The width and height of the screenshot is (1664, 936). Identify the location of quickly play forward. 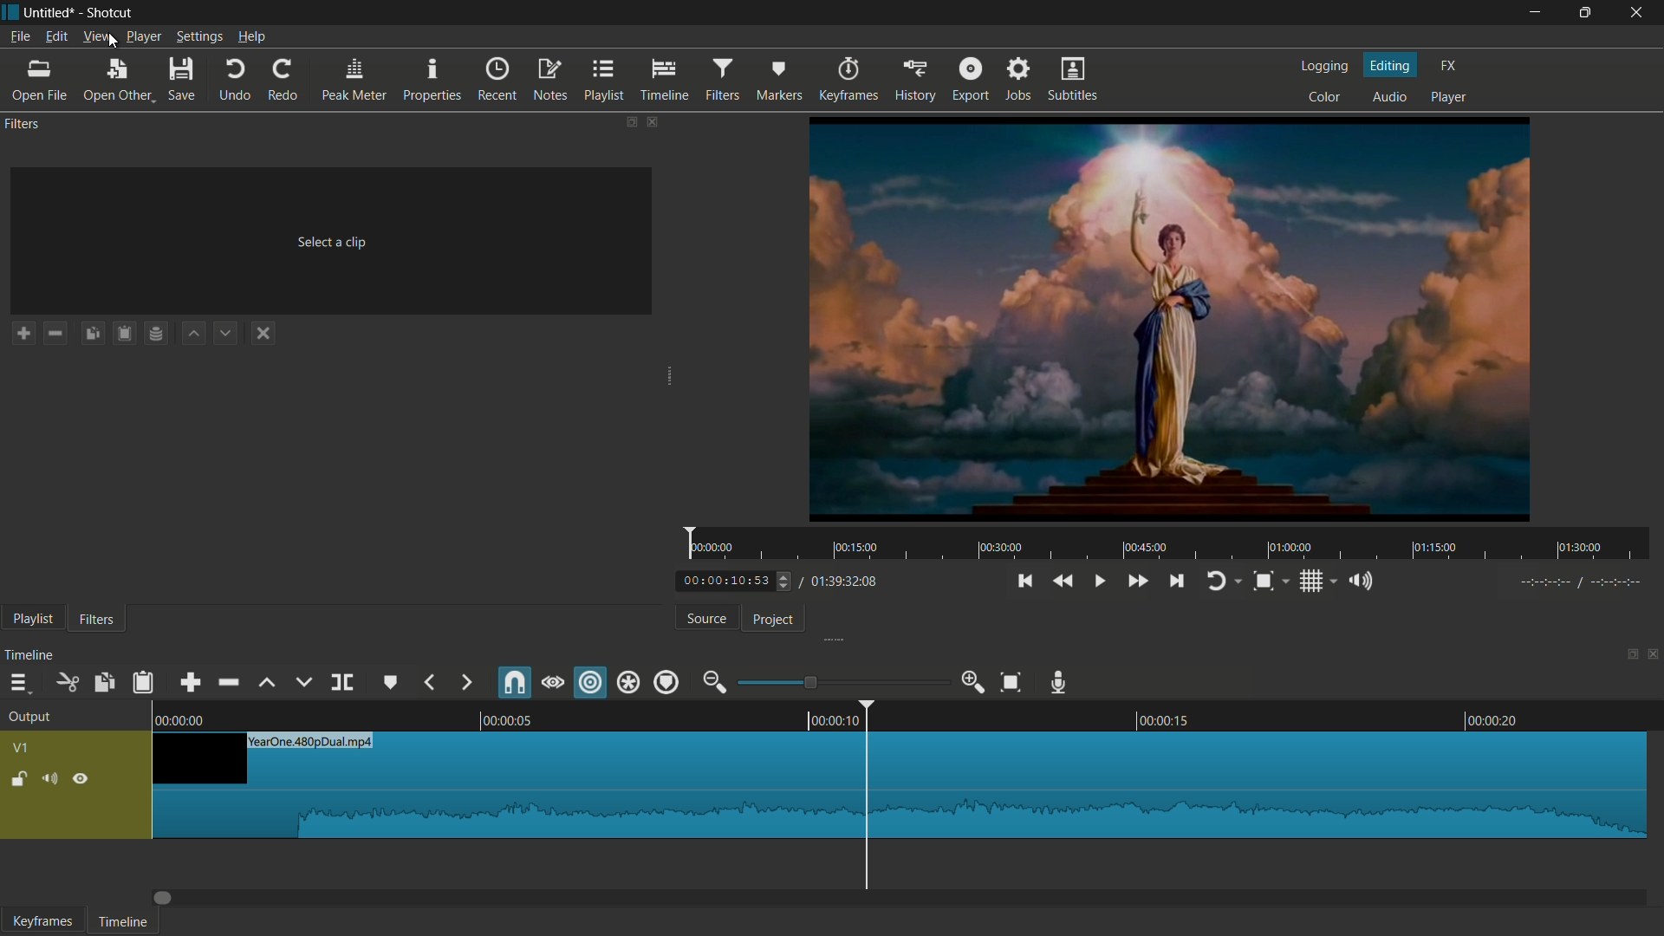
(1138, 581).